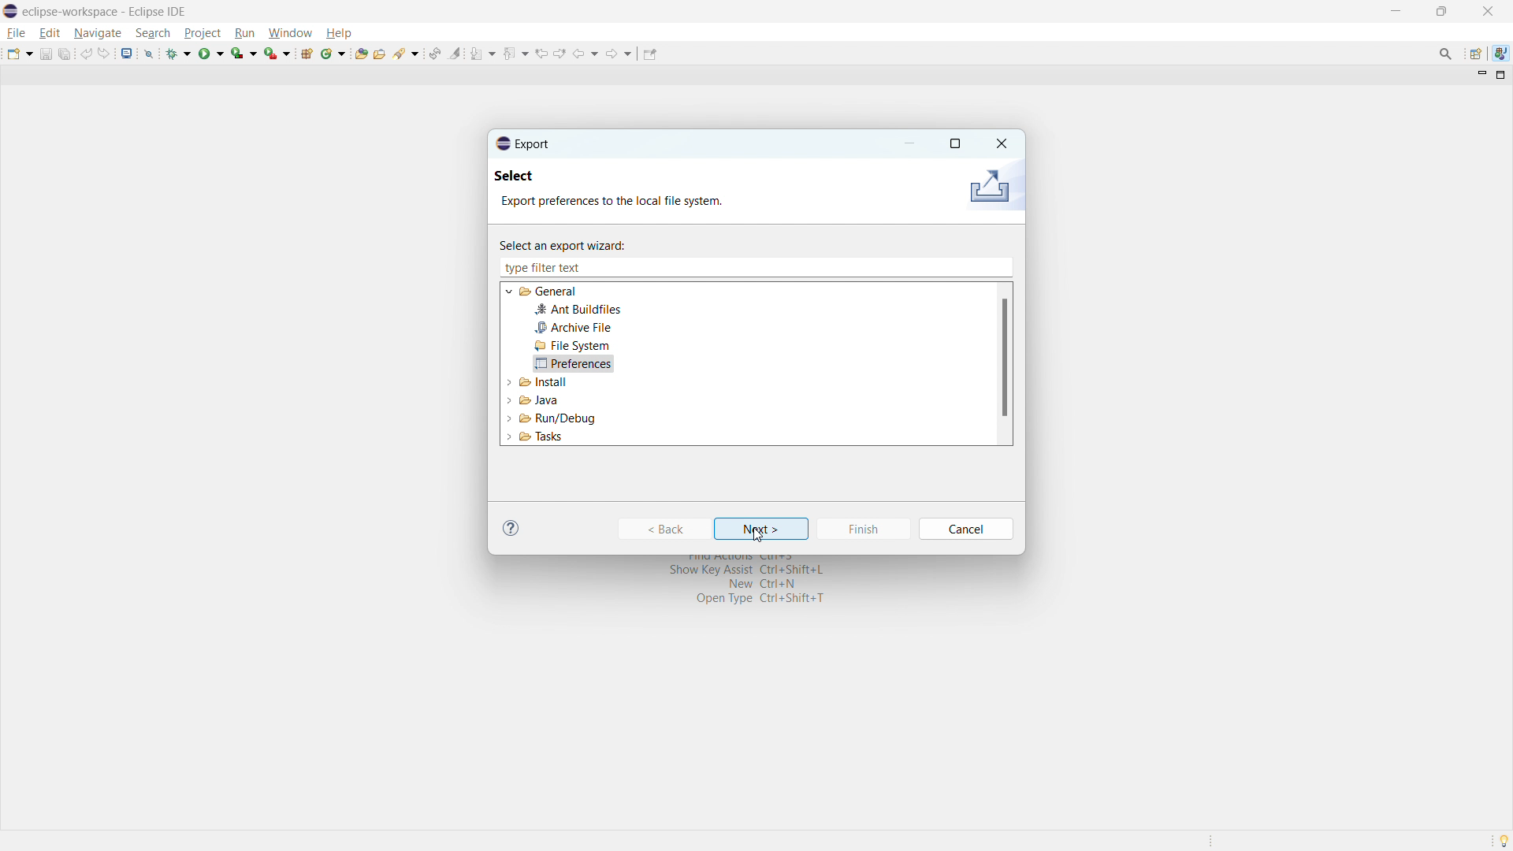  Describe the element at coordinates (619, 54) in the screenshot. I see `forward` at that location.